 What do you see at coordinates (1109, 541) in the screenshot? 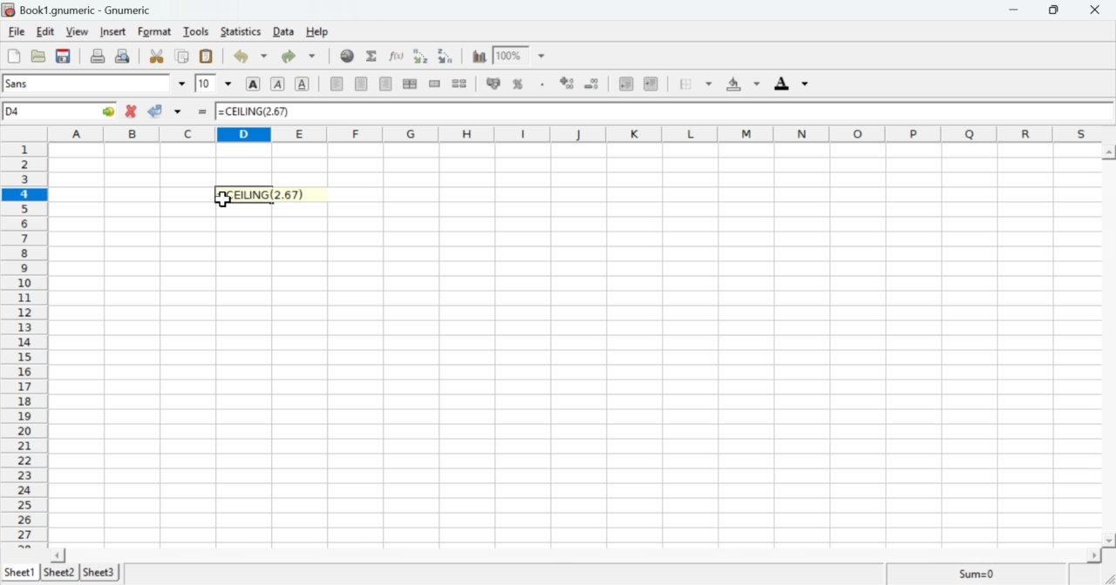
I see `scroll down` at bounding box center [1109, 541].